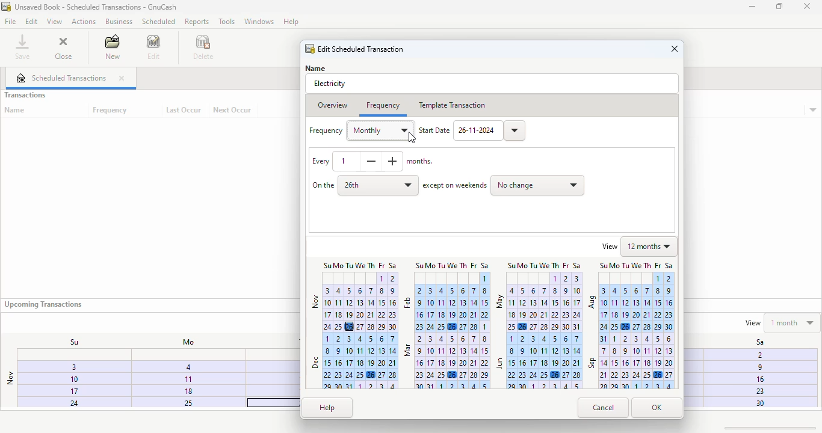 This screenshot has height=433, width=822. What do you see at coordinates (15, 110) in the screenshot?
I see `name` at bounding box center [15, 110].